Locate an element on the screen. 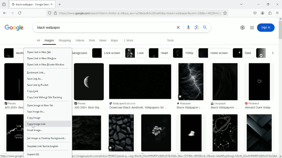 This screenshot has width=282, height=158. black image is located at coordinates (192, 81).